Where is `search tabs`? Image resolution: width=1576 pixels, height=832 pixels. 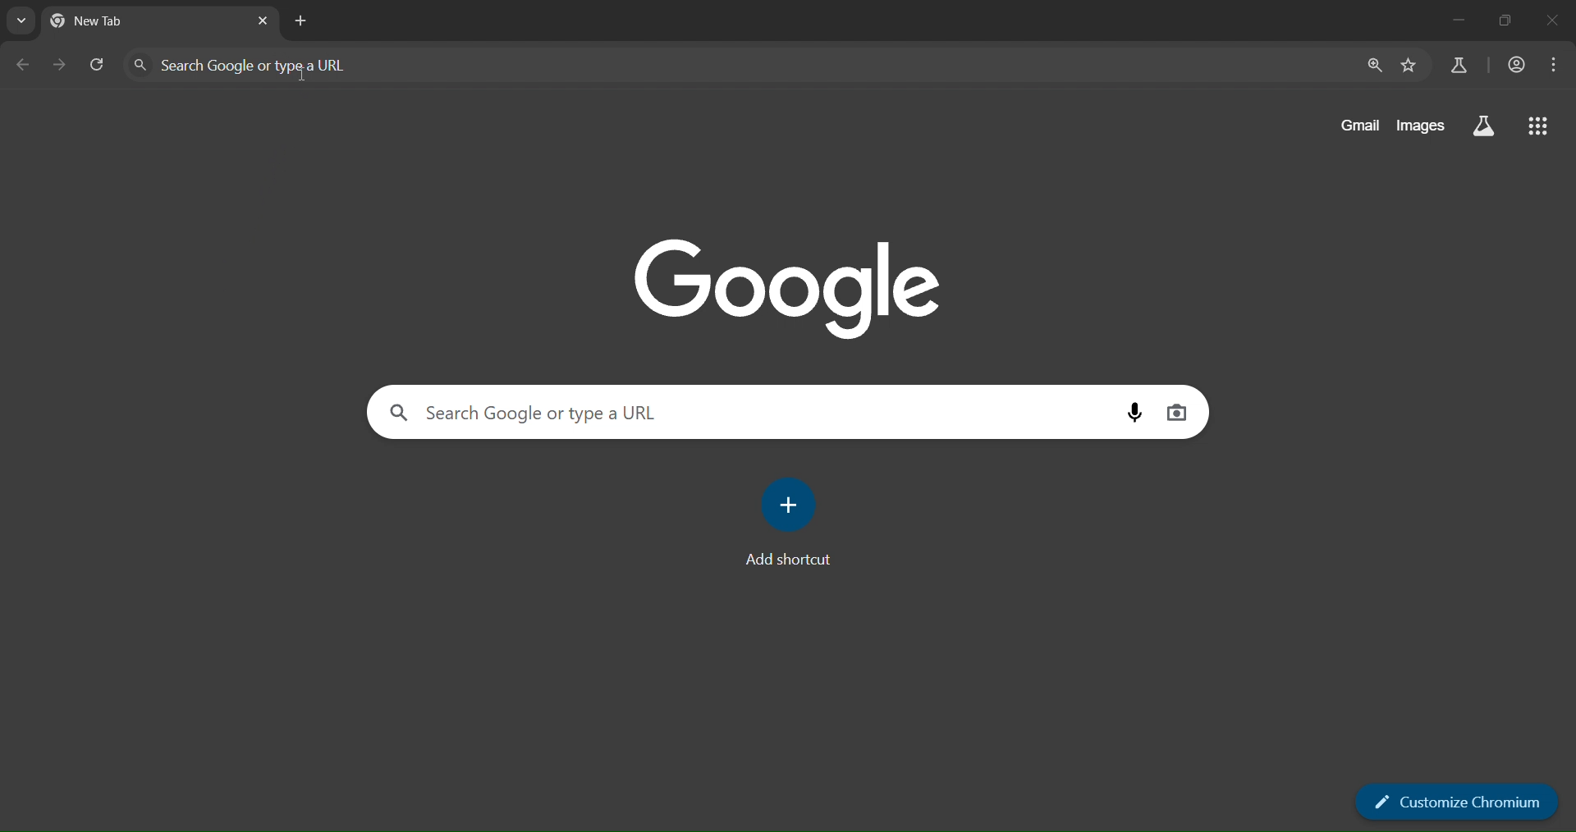 search tabs is located at coordinates (21, 21).